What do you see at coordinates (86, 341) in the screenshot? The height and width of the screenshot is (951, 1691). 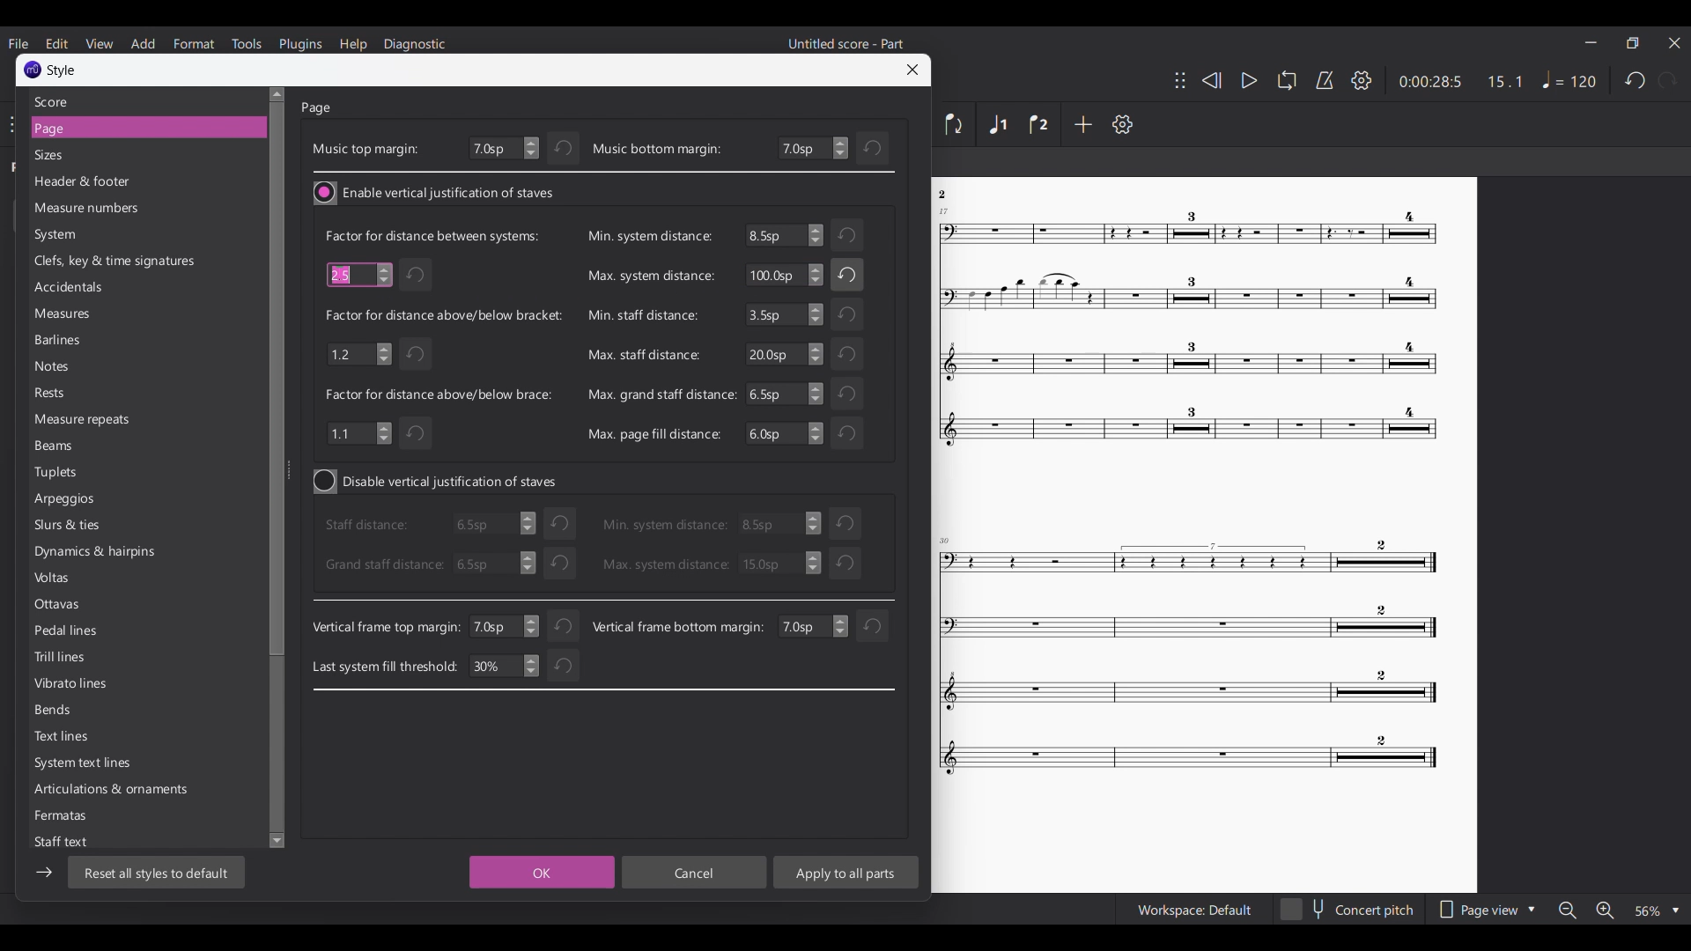 I see `Barlines` at bounding box center [86, 341].